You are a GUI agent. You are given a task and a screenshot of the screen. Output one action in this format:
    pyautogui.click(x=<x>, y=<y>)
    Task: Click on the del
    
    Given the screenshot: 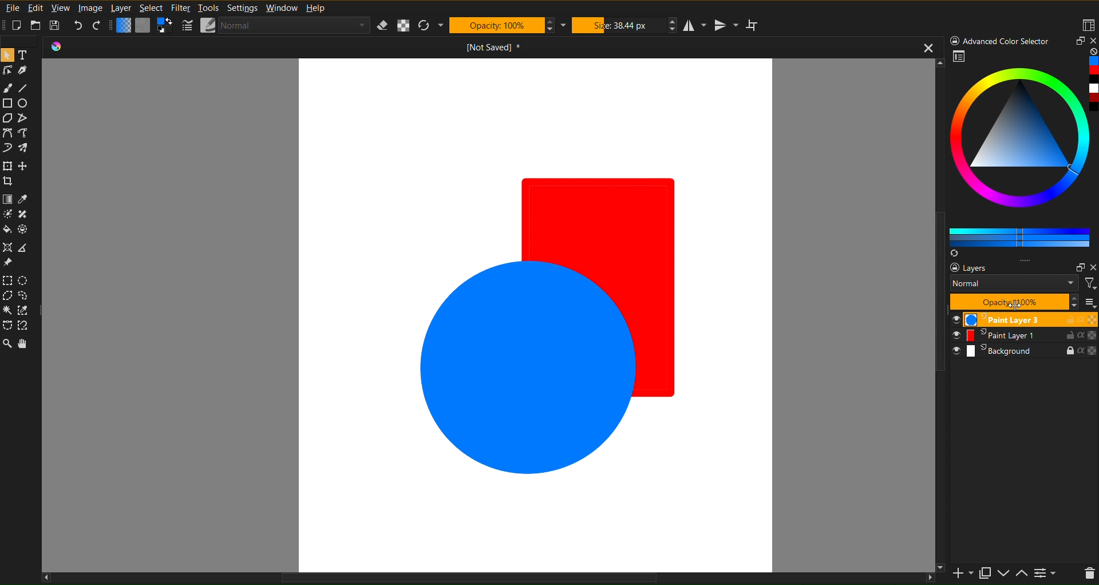 What is the action you would take?
    pyautogui.click(x=1089, y=575)
    